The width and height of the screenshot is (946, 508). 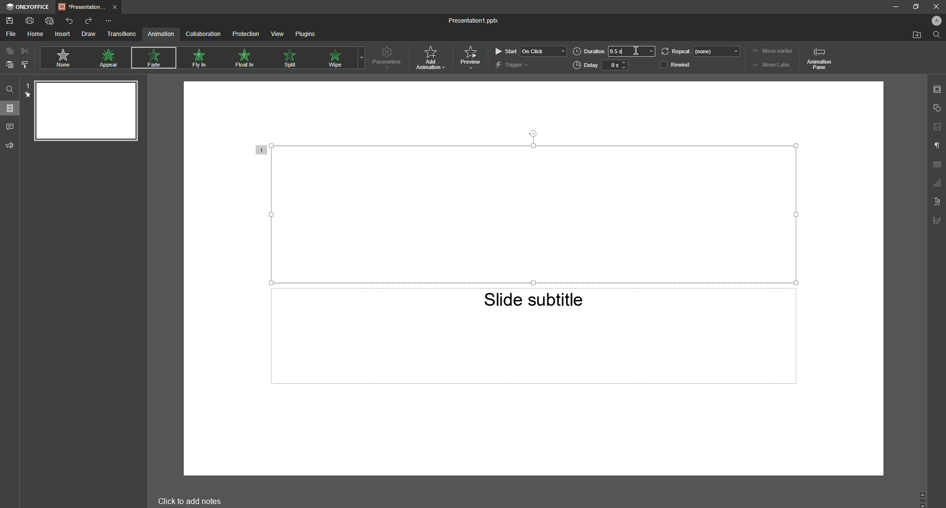 I want to click on Minimize, so click(x=897, y=7).